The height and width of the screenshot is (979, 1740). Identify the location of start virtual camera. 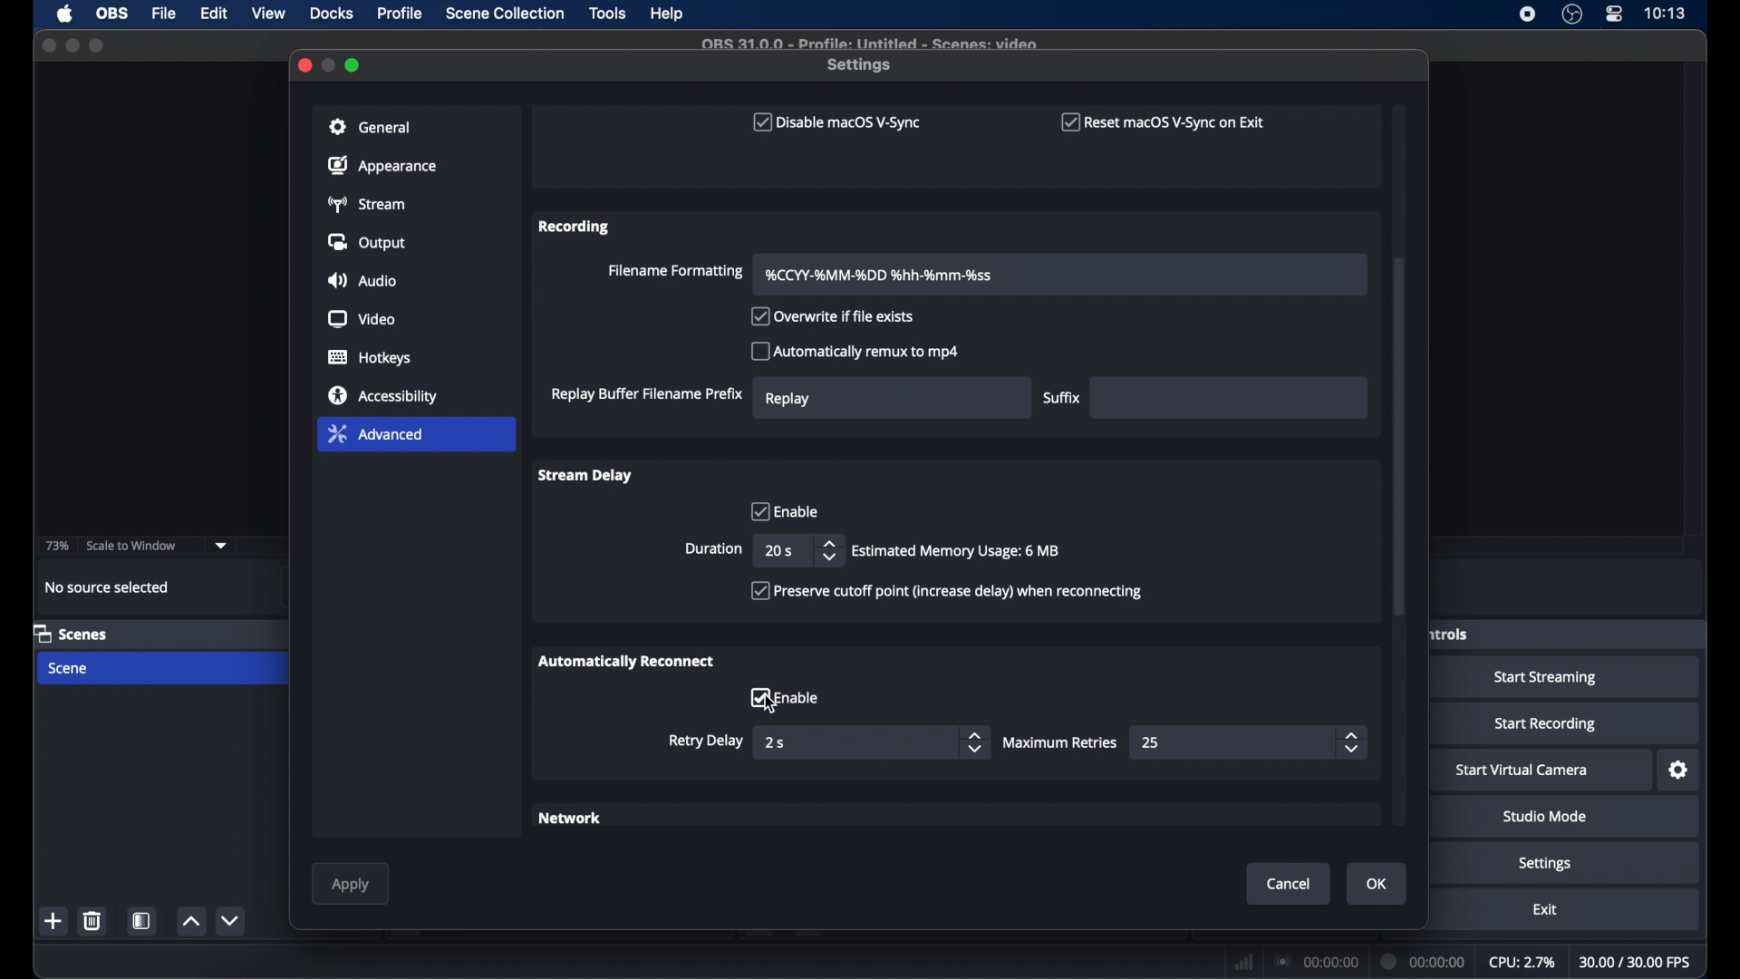
(1522, 771).